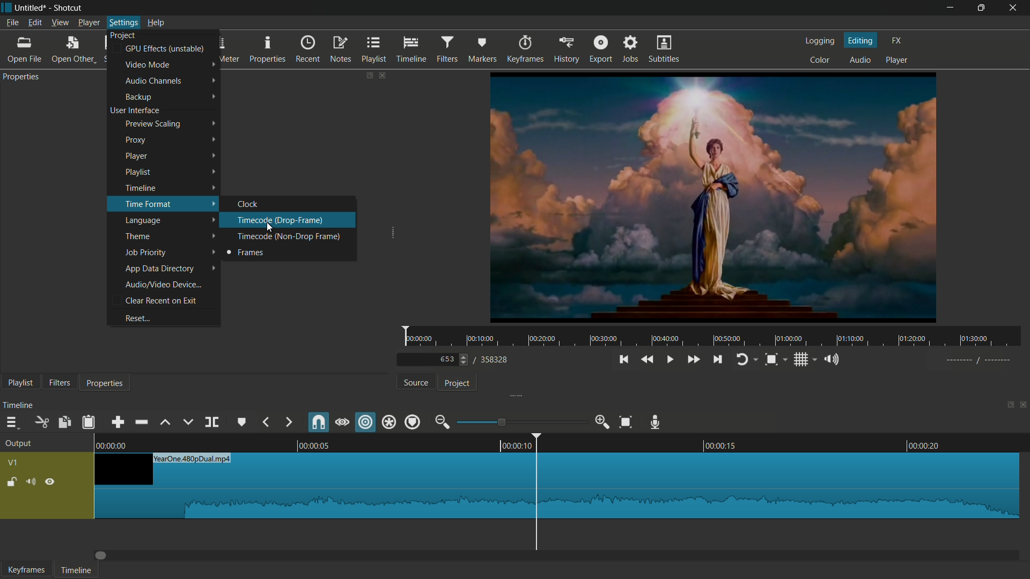 The image size is (1030, 579). I want to click on project name, so click(30, 8).